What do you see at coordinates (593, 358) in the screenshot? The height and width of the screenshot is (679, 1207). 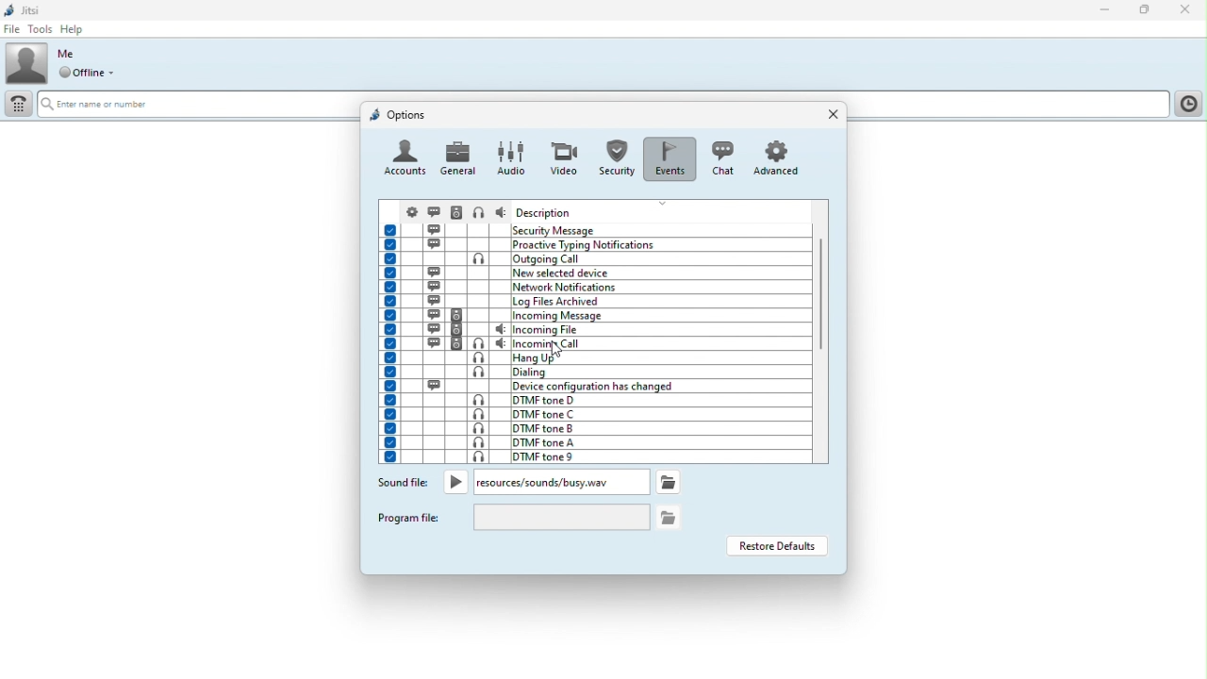 I see `hang up` at bounding box center [593, 358].